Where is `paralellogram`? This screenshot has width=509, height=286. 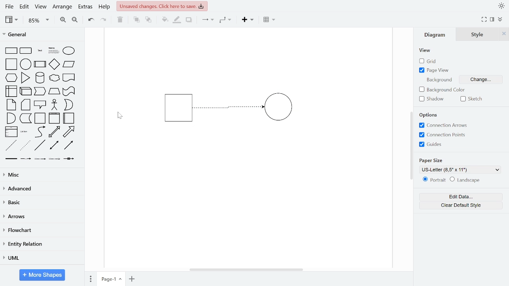
paralellogram is located at coordinates (69, 64).